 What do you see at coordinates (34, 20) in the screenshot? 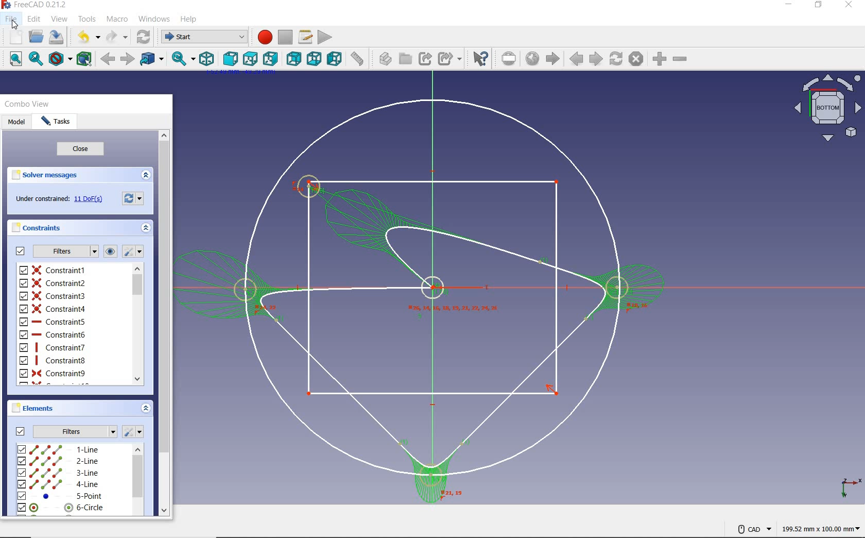
I see `edit` at bounding box center [34, 20].